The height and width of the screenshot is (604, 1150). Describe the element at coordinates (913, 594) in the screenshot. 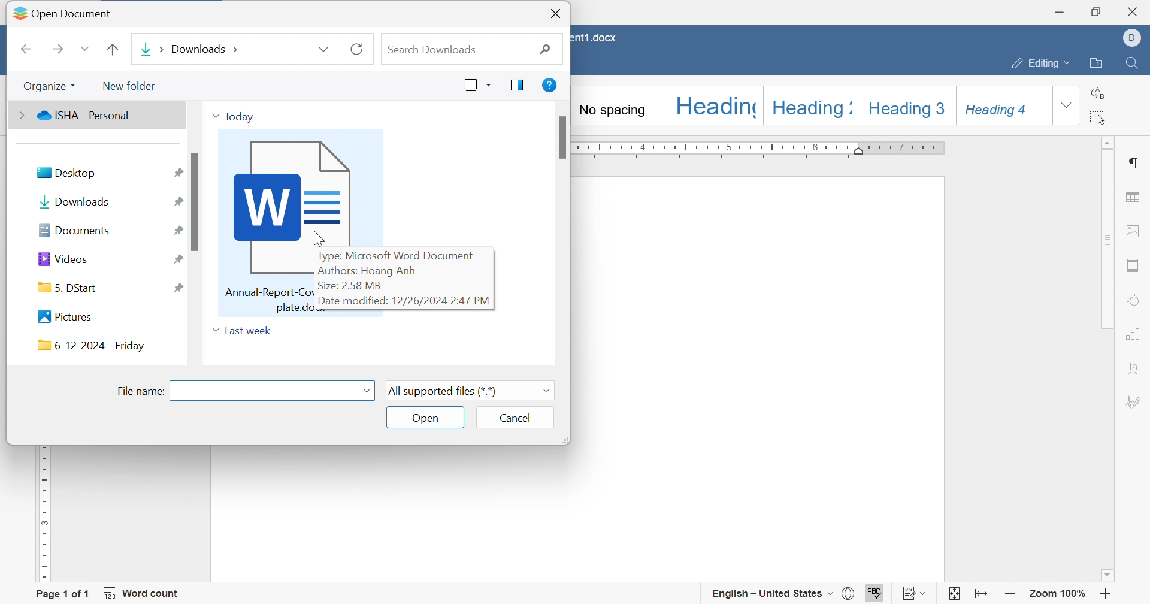

I see `track changes` at that location.